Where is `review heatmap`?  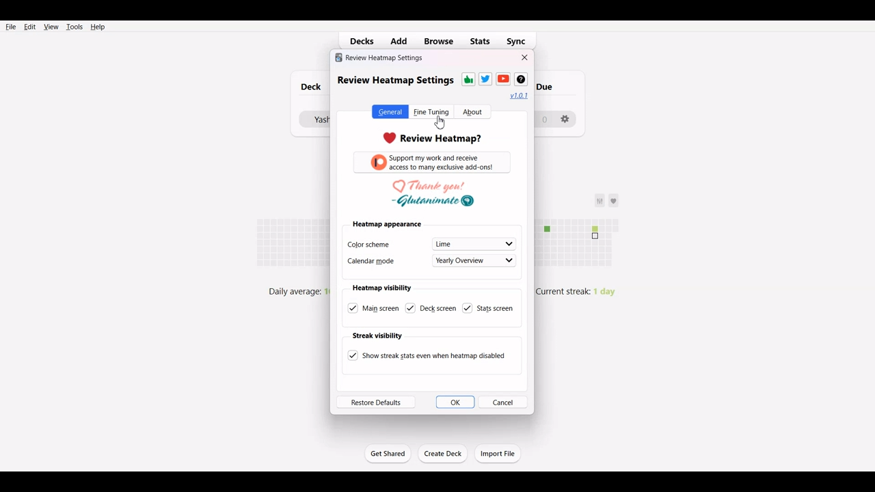 review heatmap is located at coordinates (433, 137).